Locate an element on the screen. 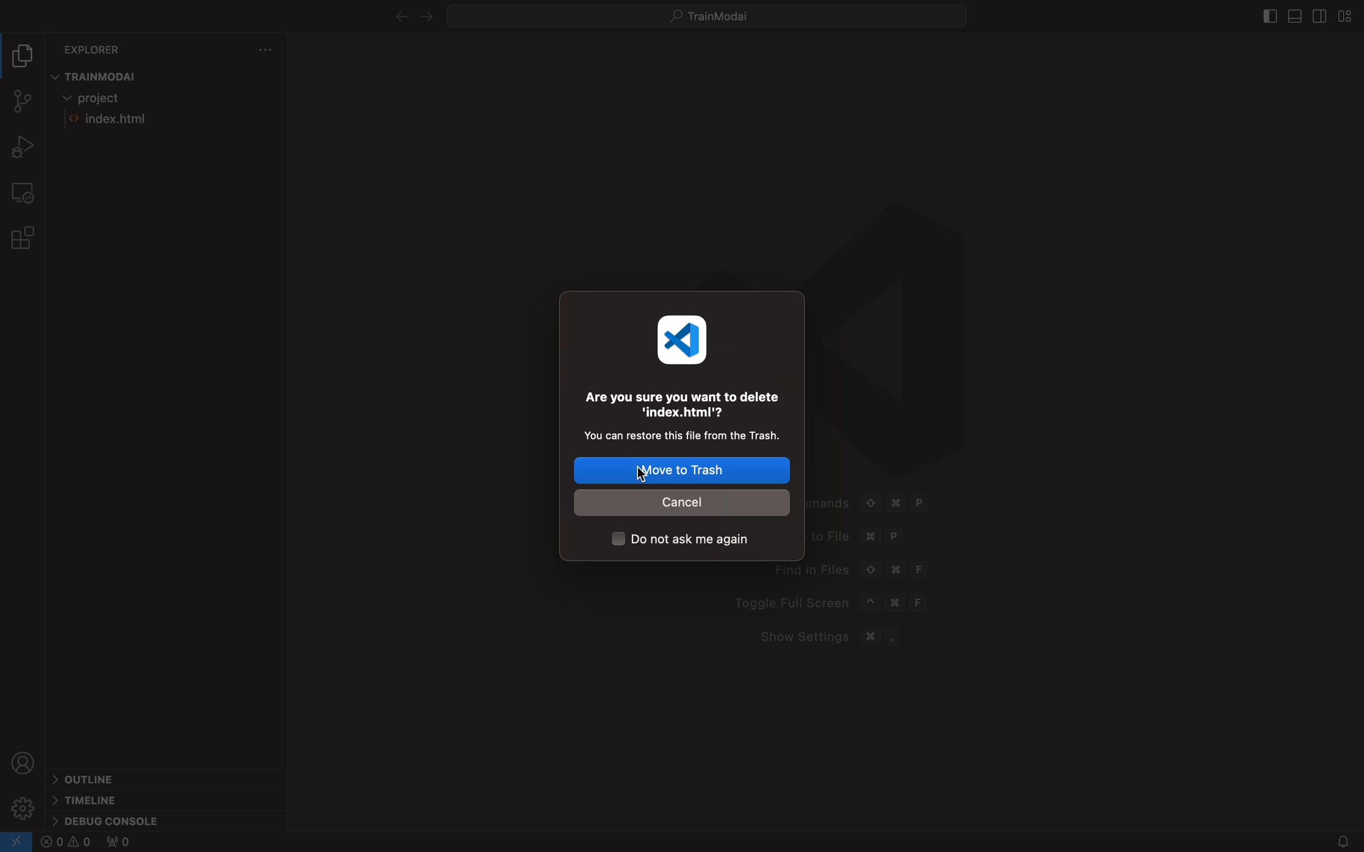  0 is located at coordinates (118, 844).